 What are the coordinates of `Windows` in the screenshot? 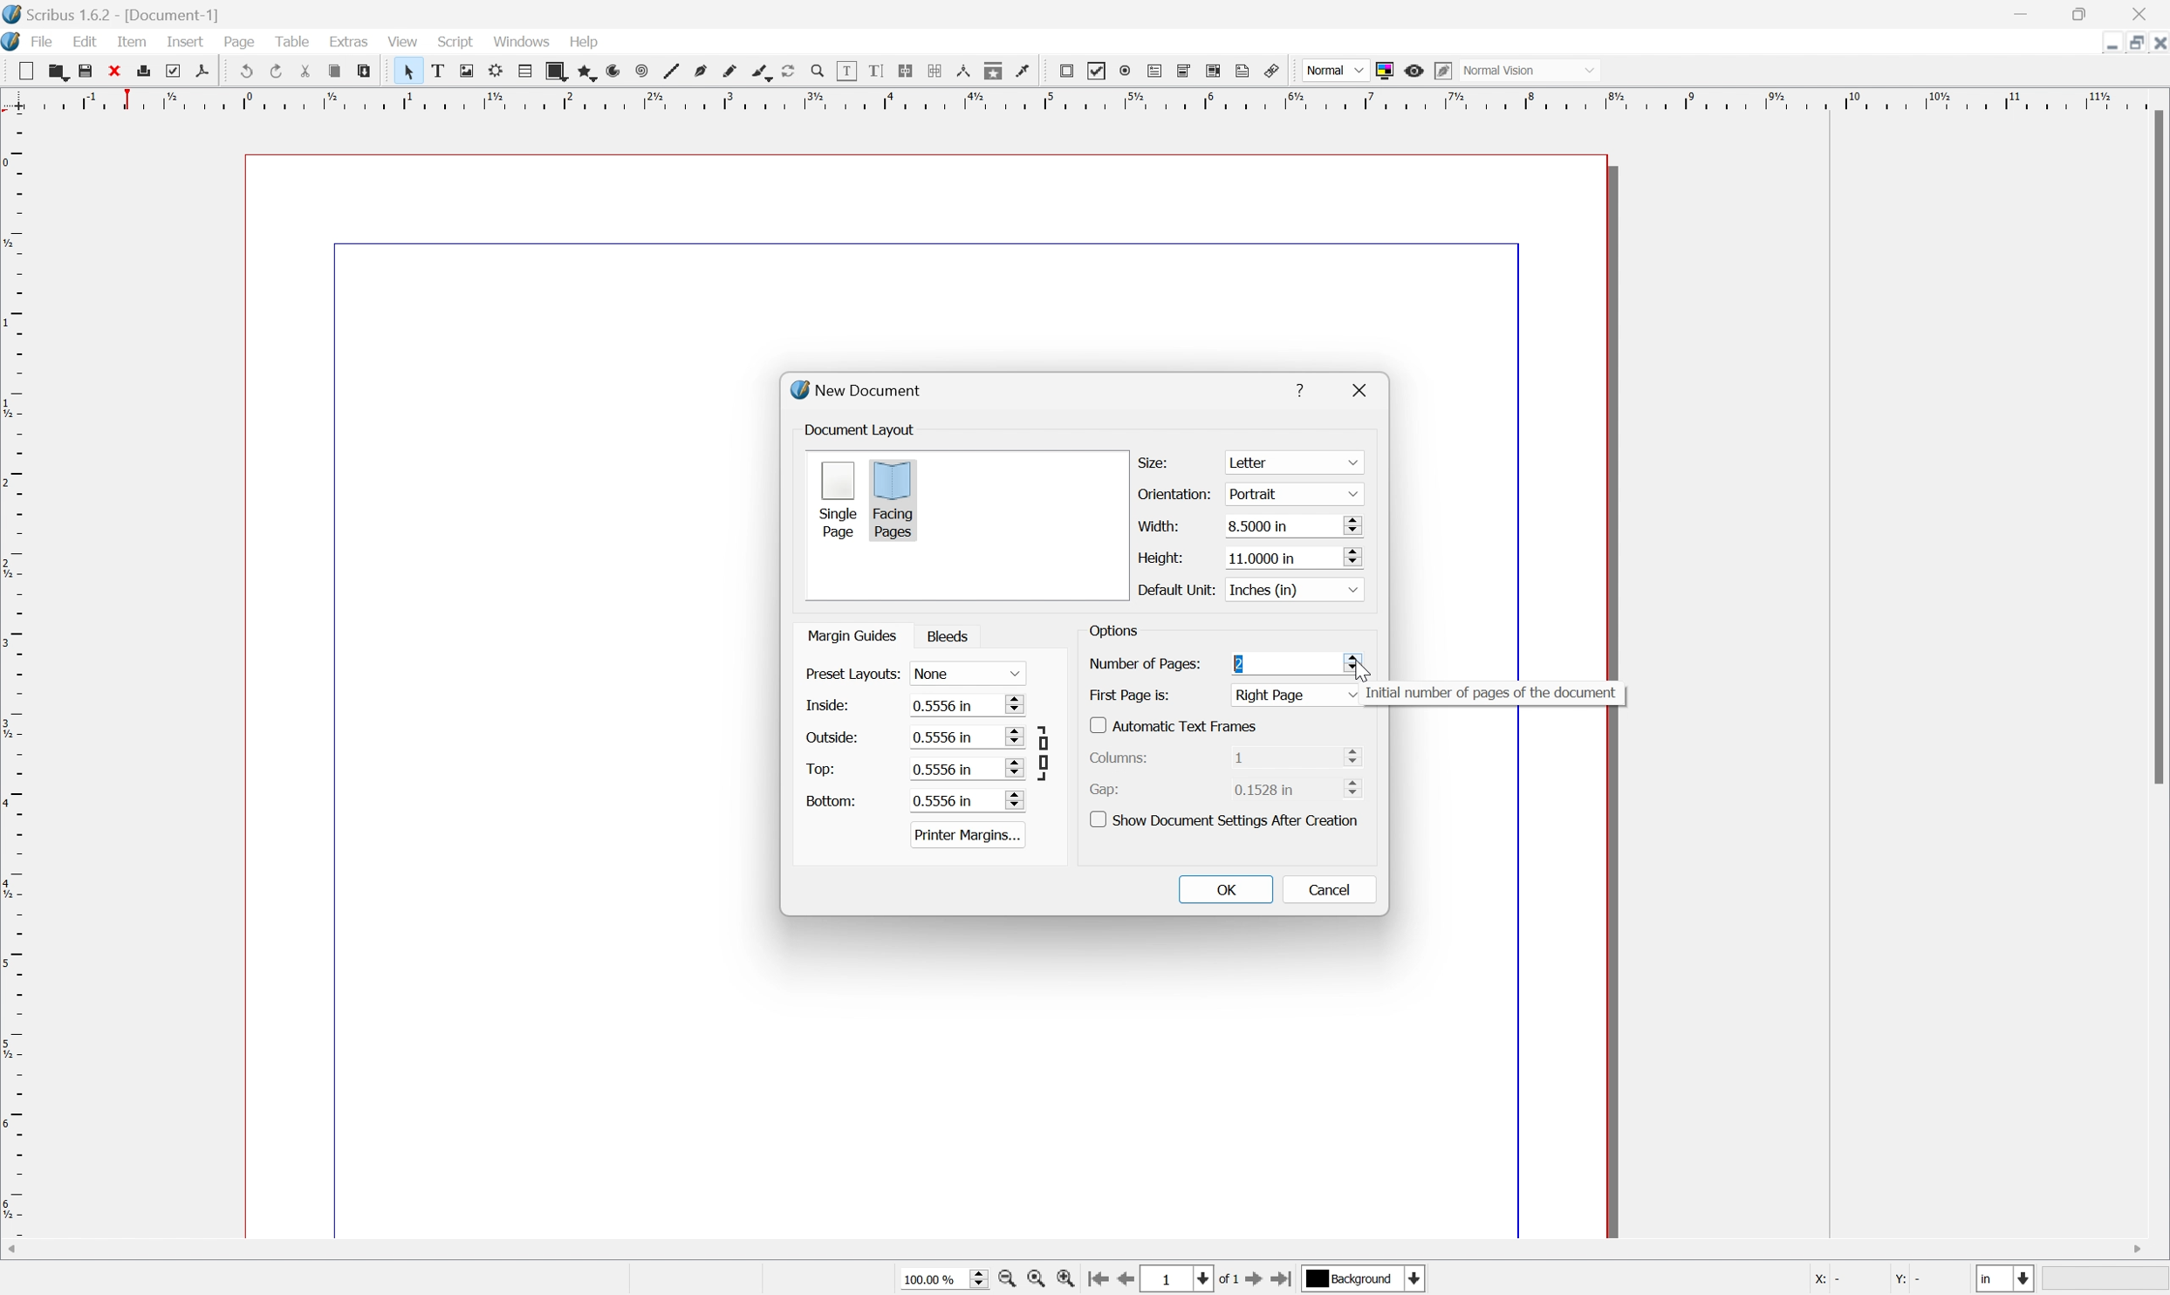 It's located at (523, 43).